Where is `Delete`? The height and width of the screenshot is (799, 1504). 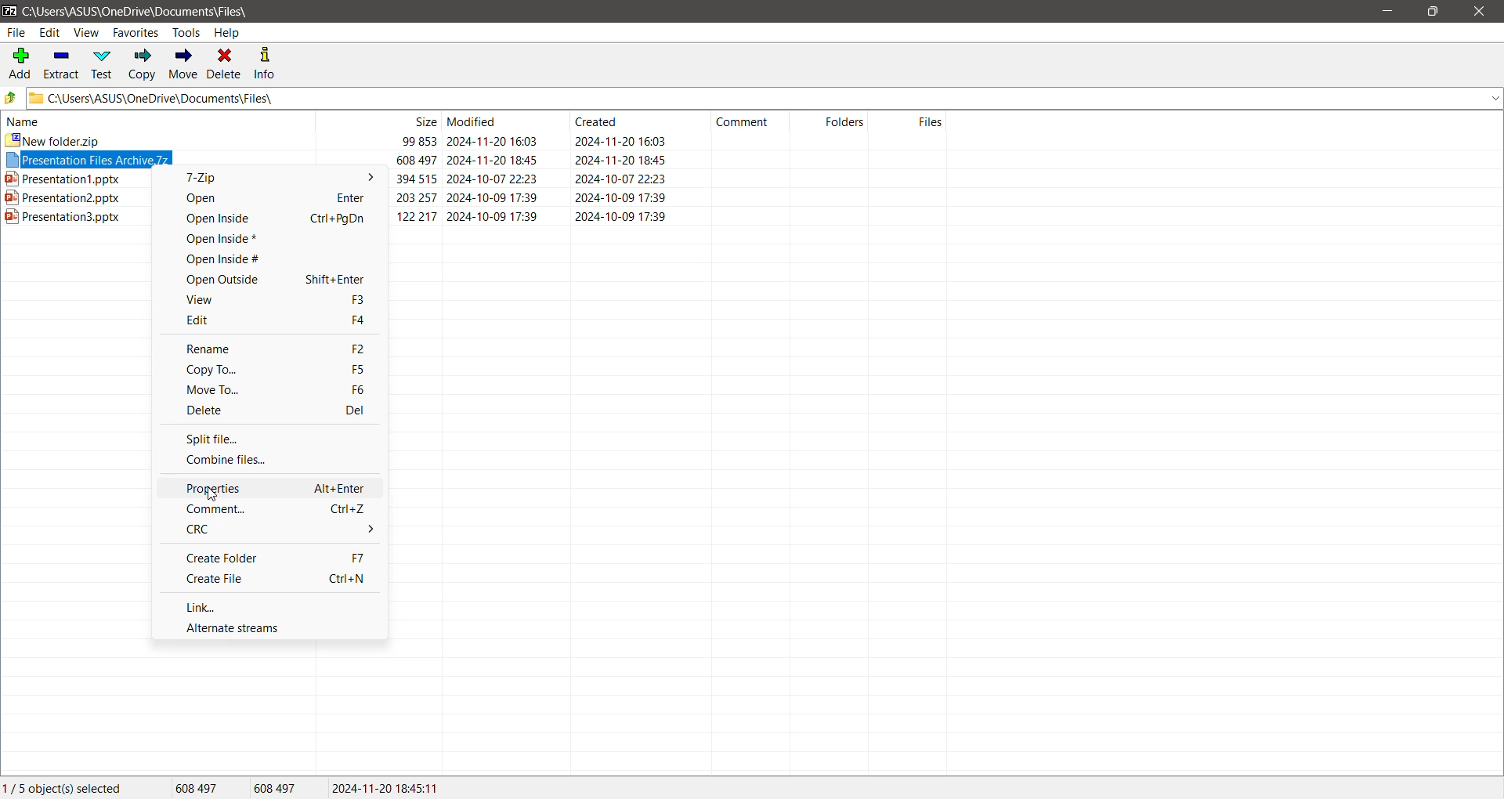
Delete is located at coordinates (226, 410).